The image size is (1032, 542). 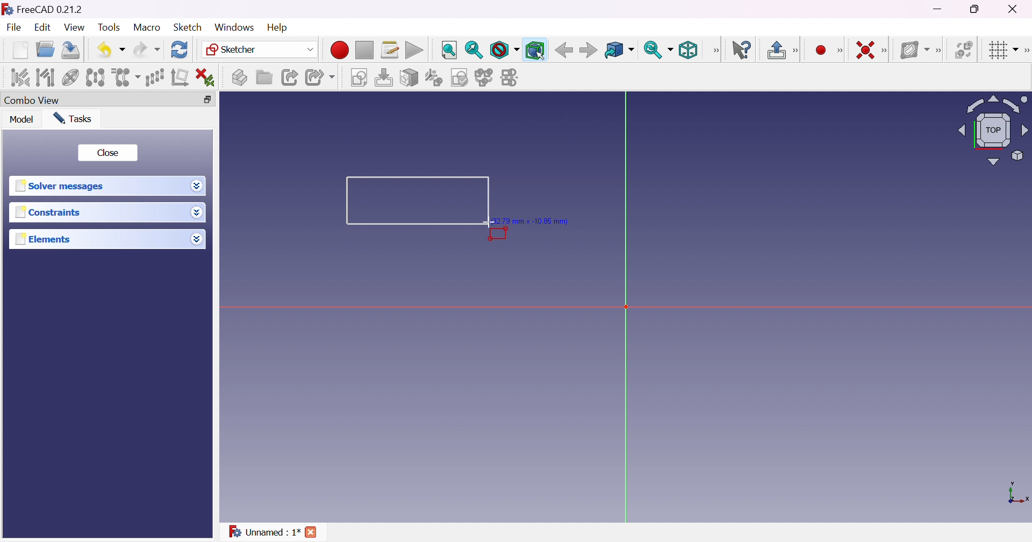 I want to click on Sync view, so click(x=658, y=51).